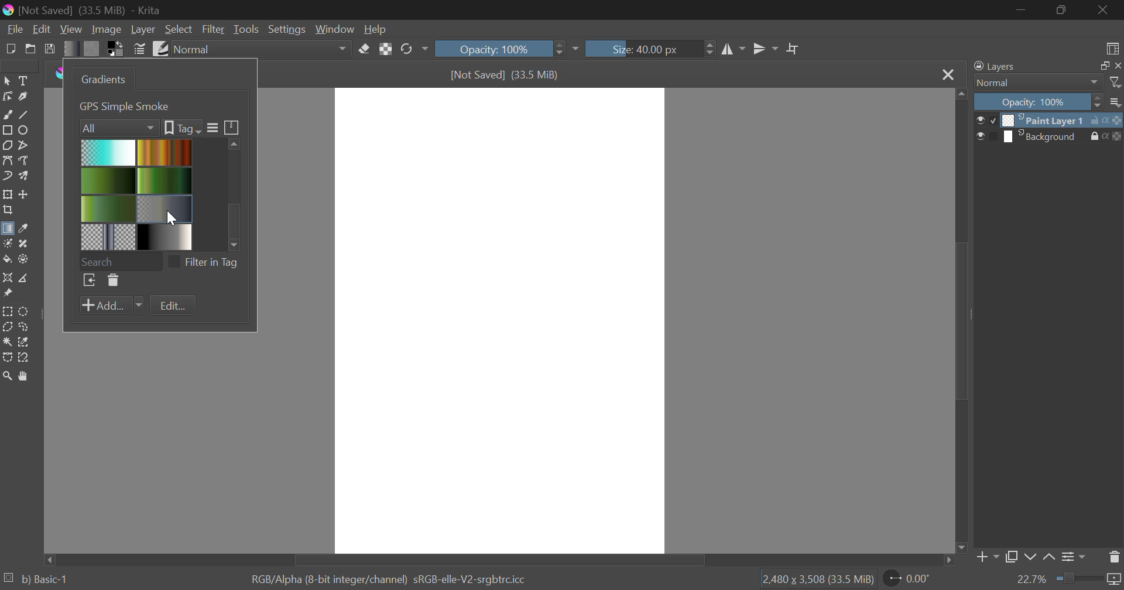  Describe the element at coordinates (30, 49) in the screenshot. I see `Open` at that location.